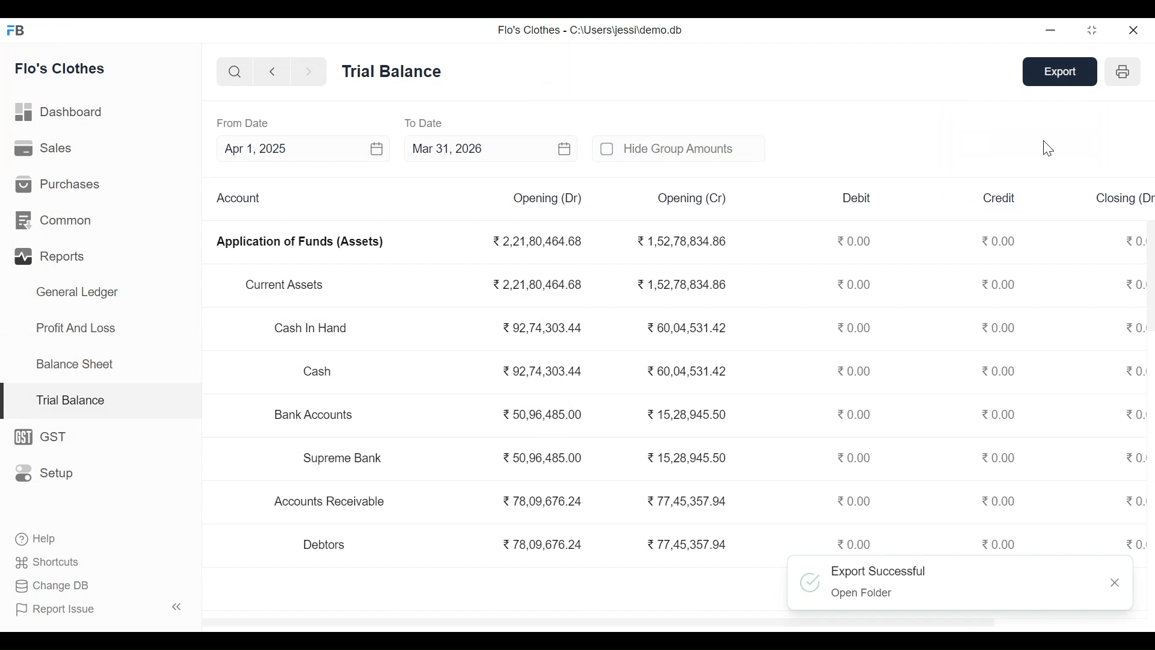  What do you see at coordinates (60, 112) in the screenshot?
I see `Dashboard` at bounding box center [60, 112].